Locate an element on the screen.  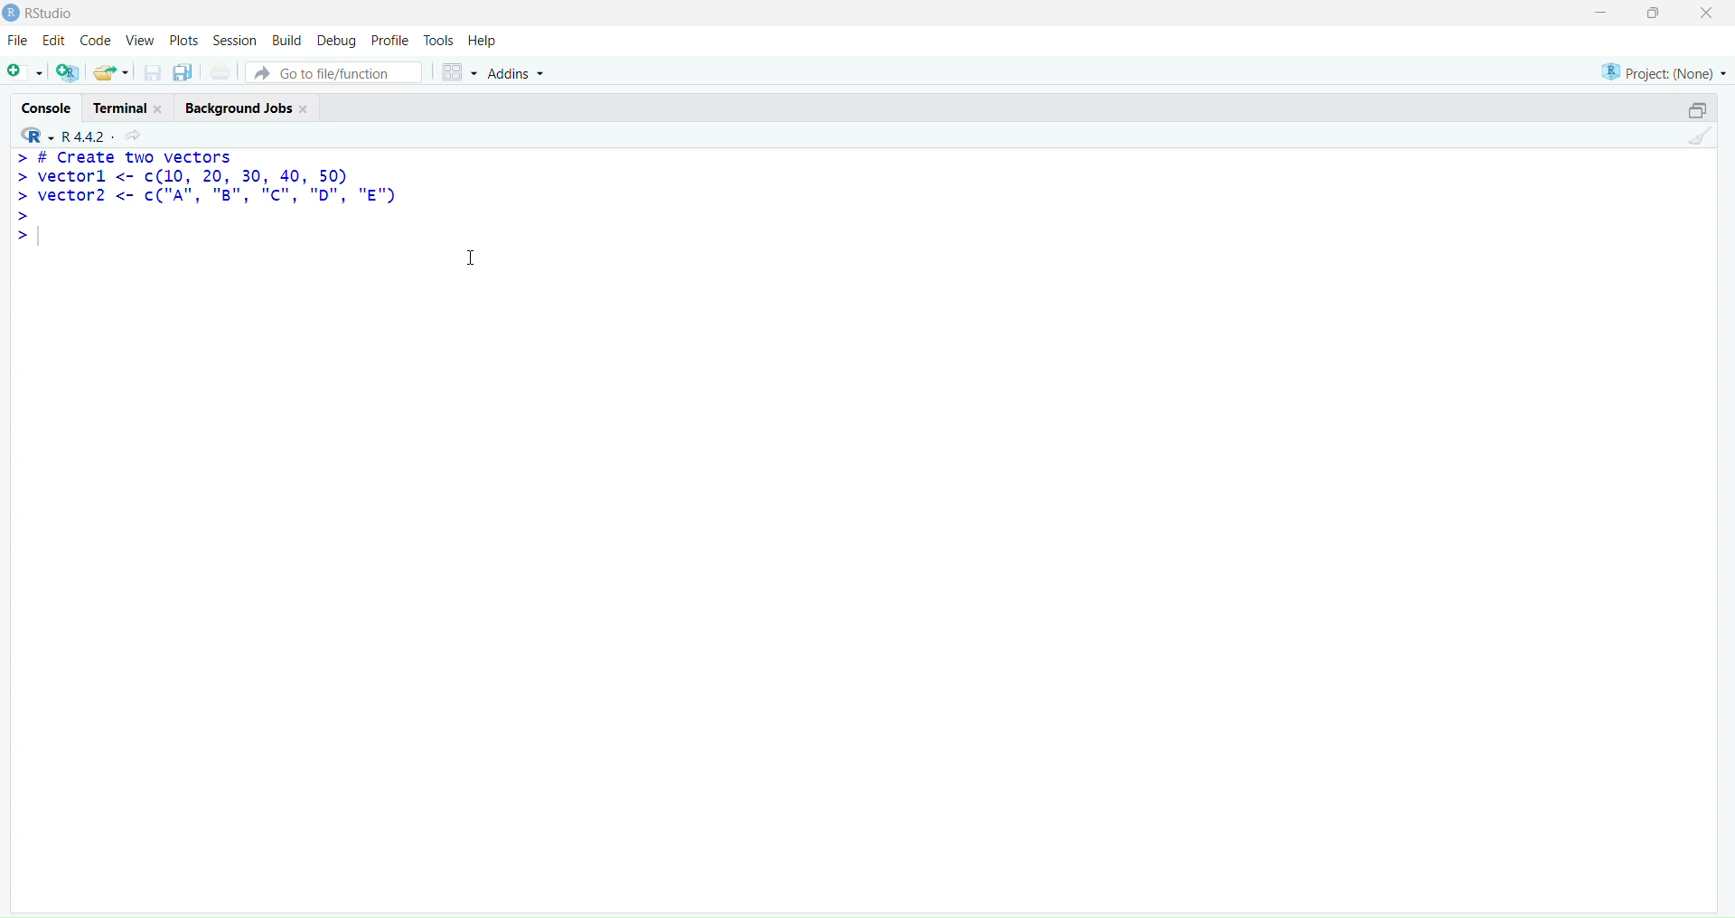
File is located at coordinates (20, 40).